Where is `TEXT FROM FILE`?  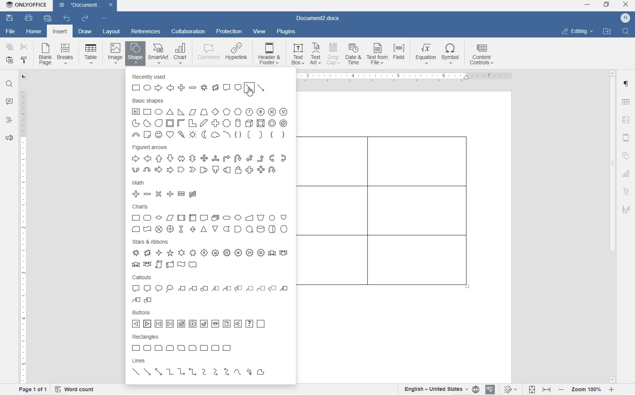 TEXT FROM FILE is located at coordinates (378, 55).